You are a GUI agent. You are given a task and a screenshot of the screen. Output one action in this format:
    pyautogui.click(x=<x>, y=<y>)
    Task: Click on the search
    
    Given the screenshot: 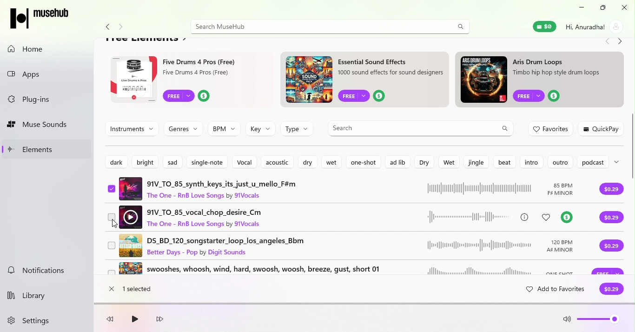 What is the action you would take?
    pyautogui.click(x=461, y=26)
    